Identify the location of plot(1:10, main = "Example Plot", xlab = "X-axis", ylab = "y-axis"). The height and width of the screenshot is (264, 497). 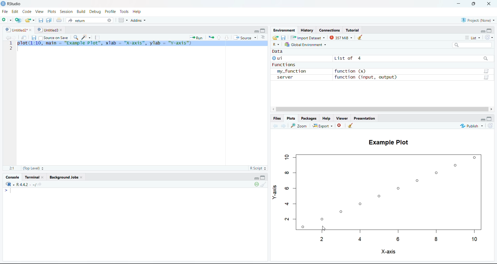
(142, 43).